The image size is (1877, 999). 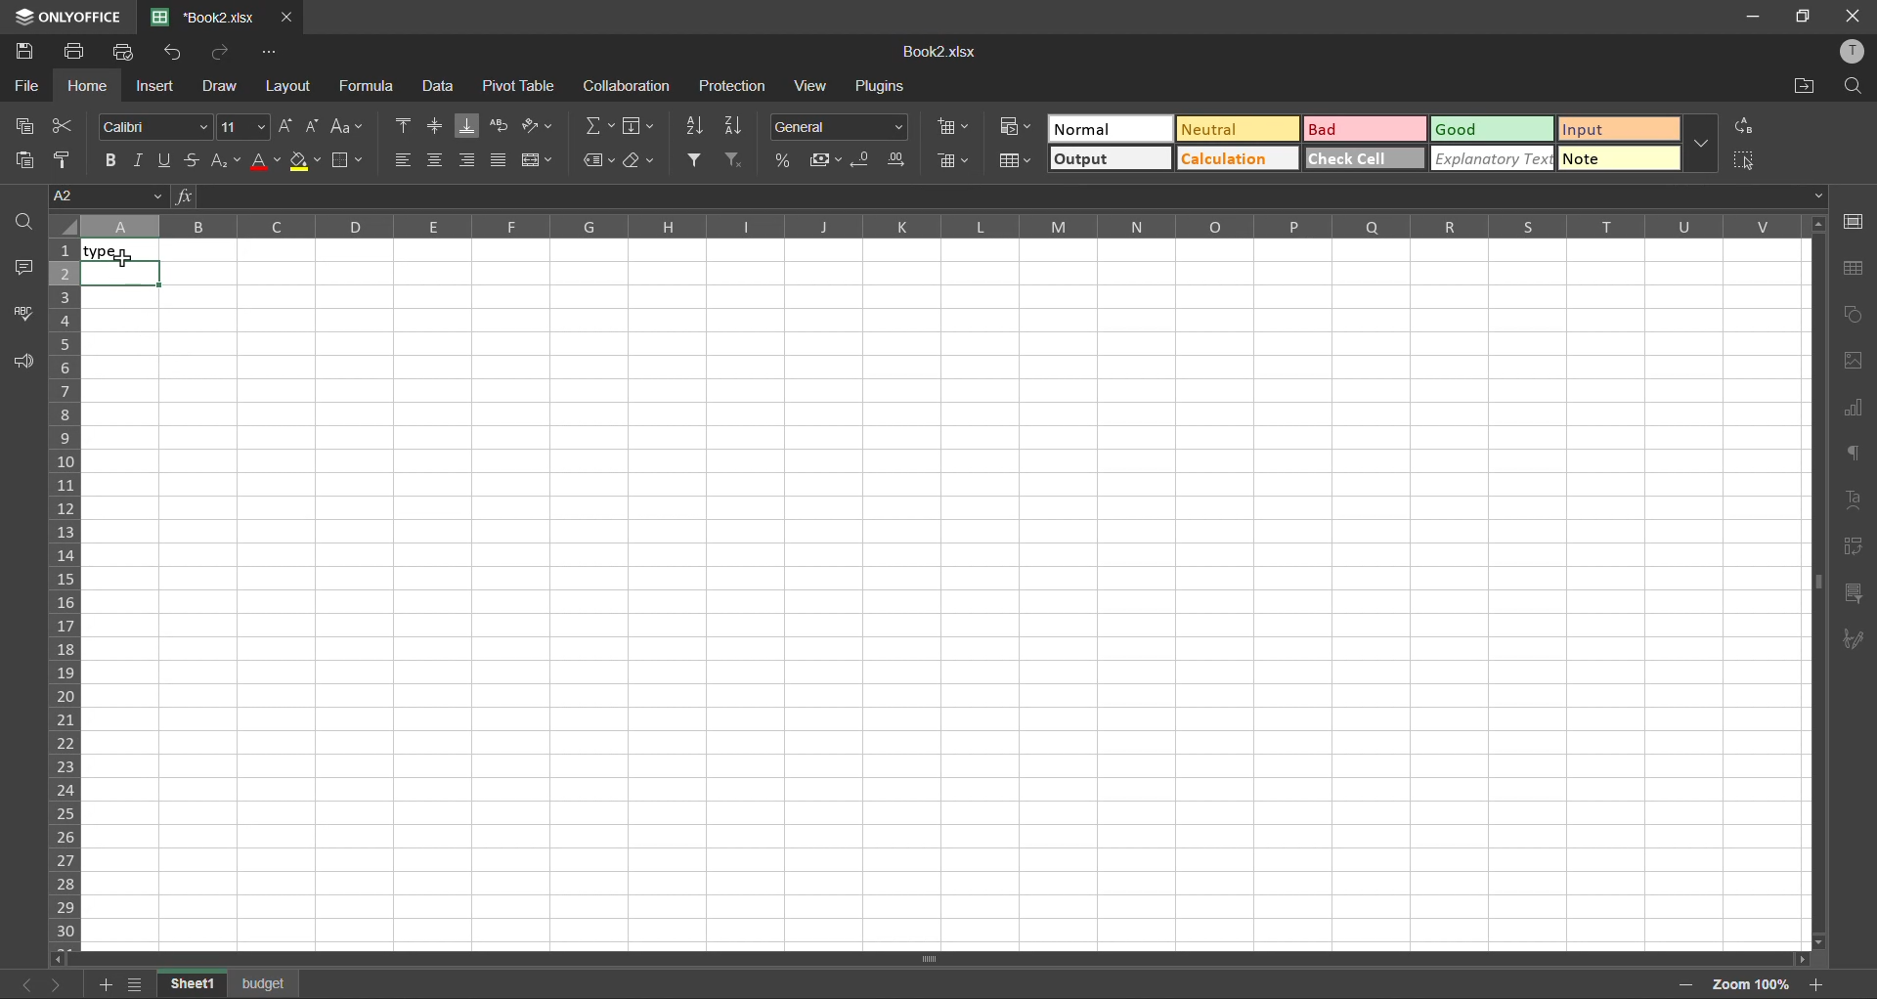 I want to click on percent, so click(x=785, y=158).